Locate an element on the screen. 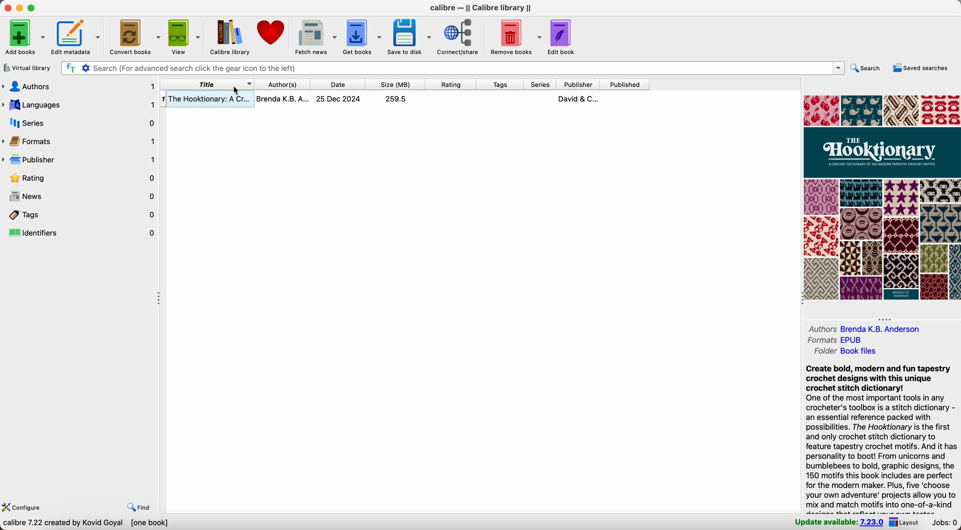 This screenshot has width=961, height=530. cursor is located at coordinates (240, 90).